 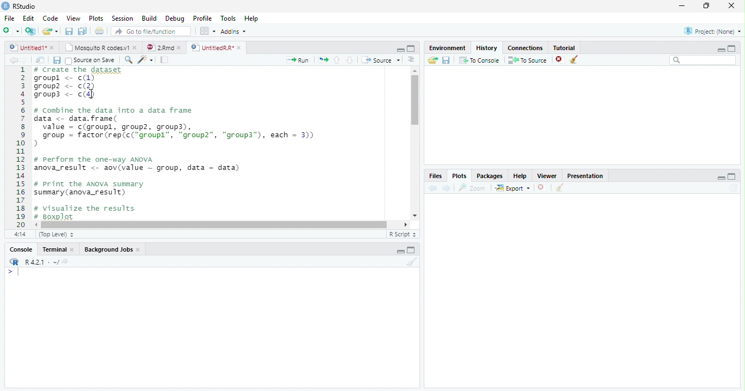 I want to click on Mosquito R codes, so click(x=100, y=47).